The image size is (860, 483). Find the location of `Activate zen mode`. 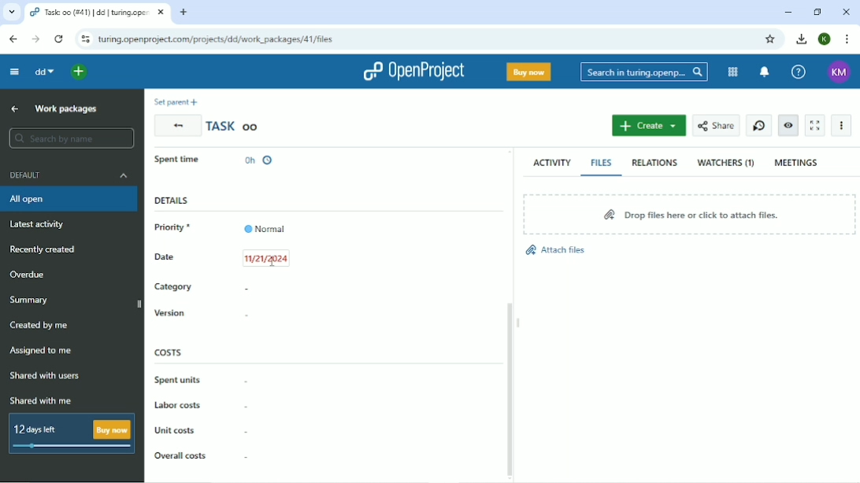

Activate zen mode is located at coordinates (814, 126).